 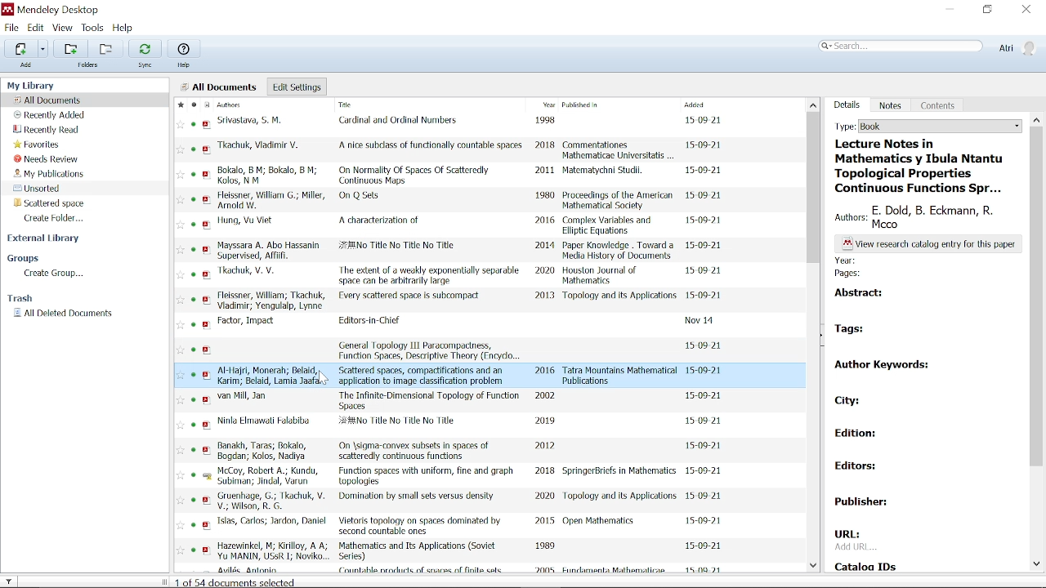 What do you see at coordinates (206, 105) in the screenshot?
I see `Document format` at bounding box center [206, 105].